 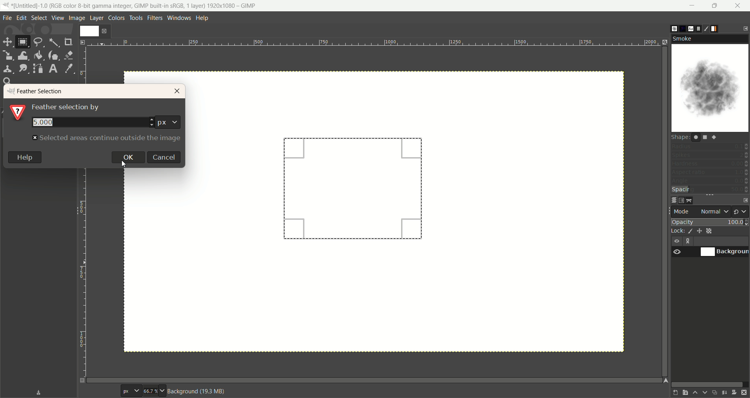 What do you see at coordinates (8, 83) in the screenshot?
I see `search` at bounding box center [8, 83].